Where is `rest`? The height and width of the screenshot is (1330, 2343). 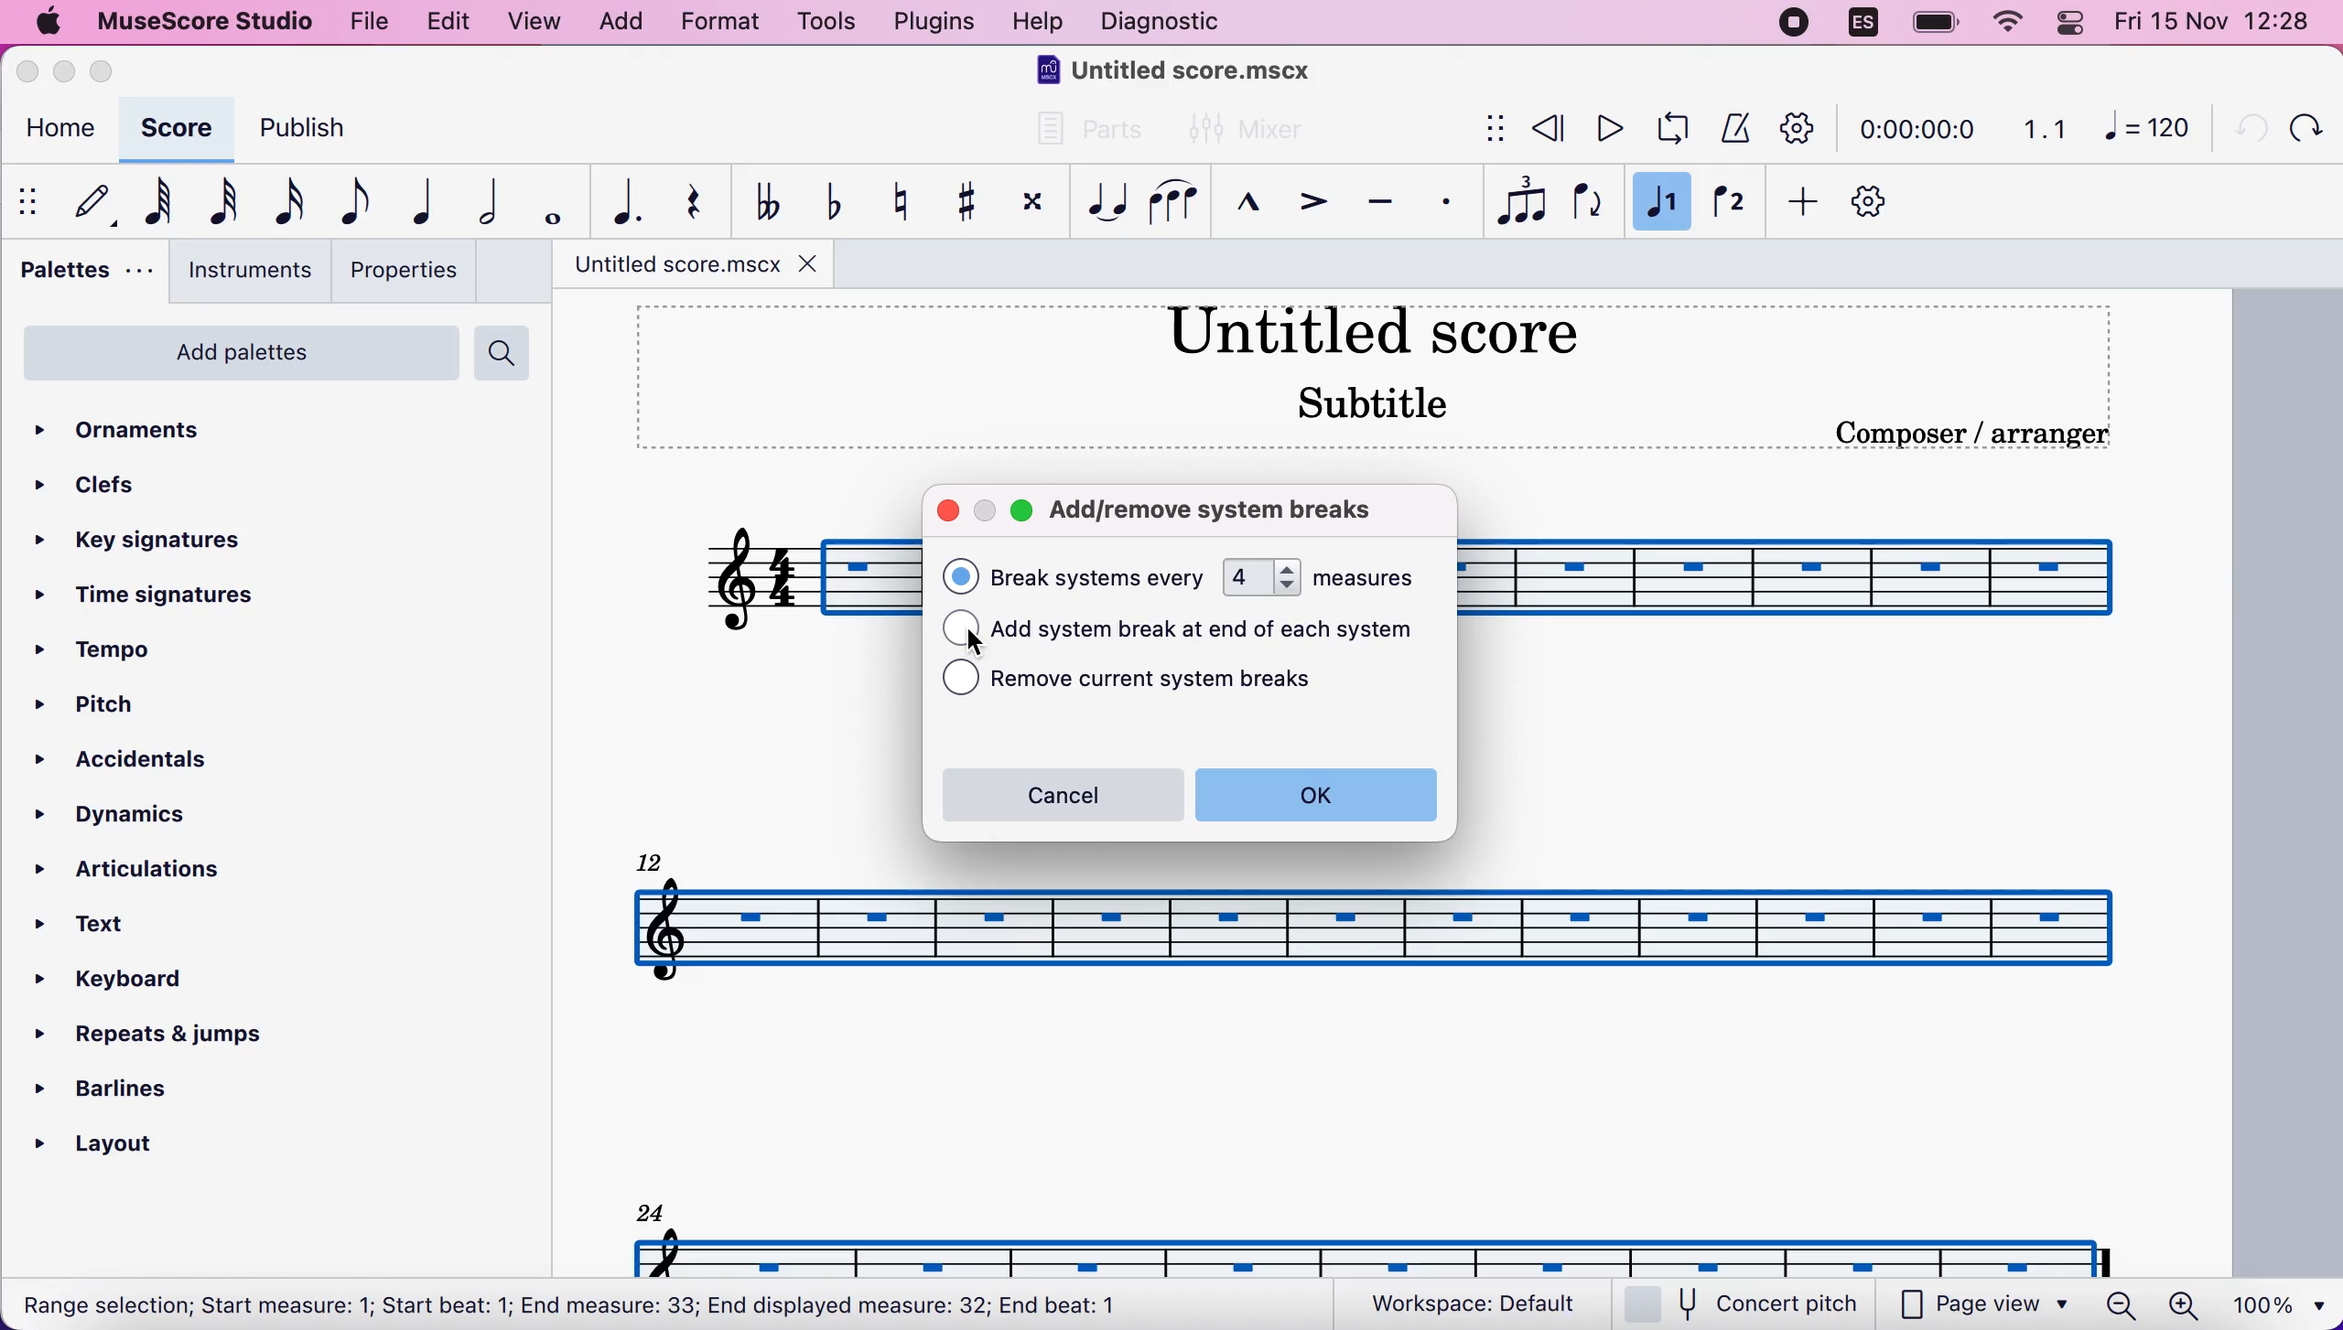
rest is located at coordinates (684, 202).